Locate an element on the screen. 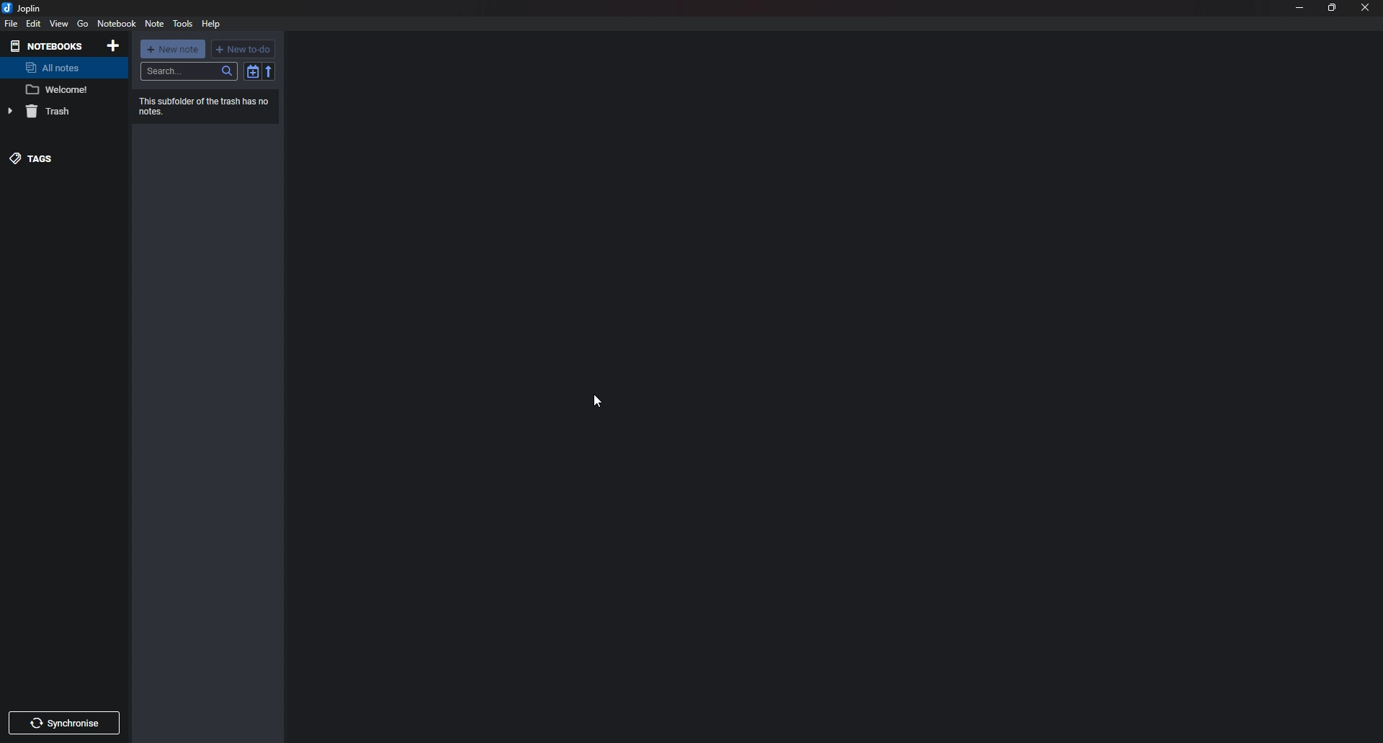 The height and width of the screenshot is (743, 1383). Notebooks is located at coordinates (48, 47).